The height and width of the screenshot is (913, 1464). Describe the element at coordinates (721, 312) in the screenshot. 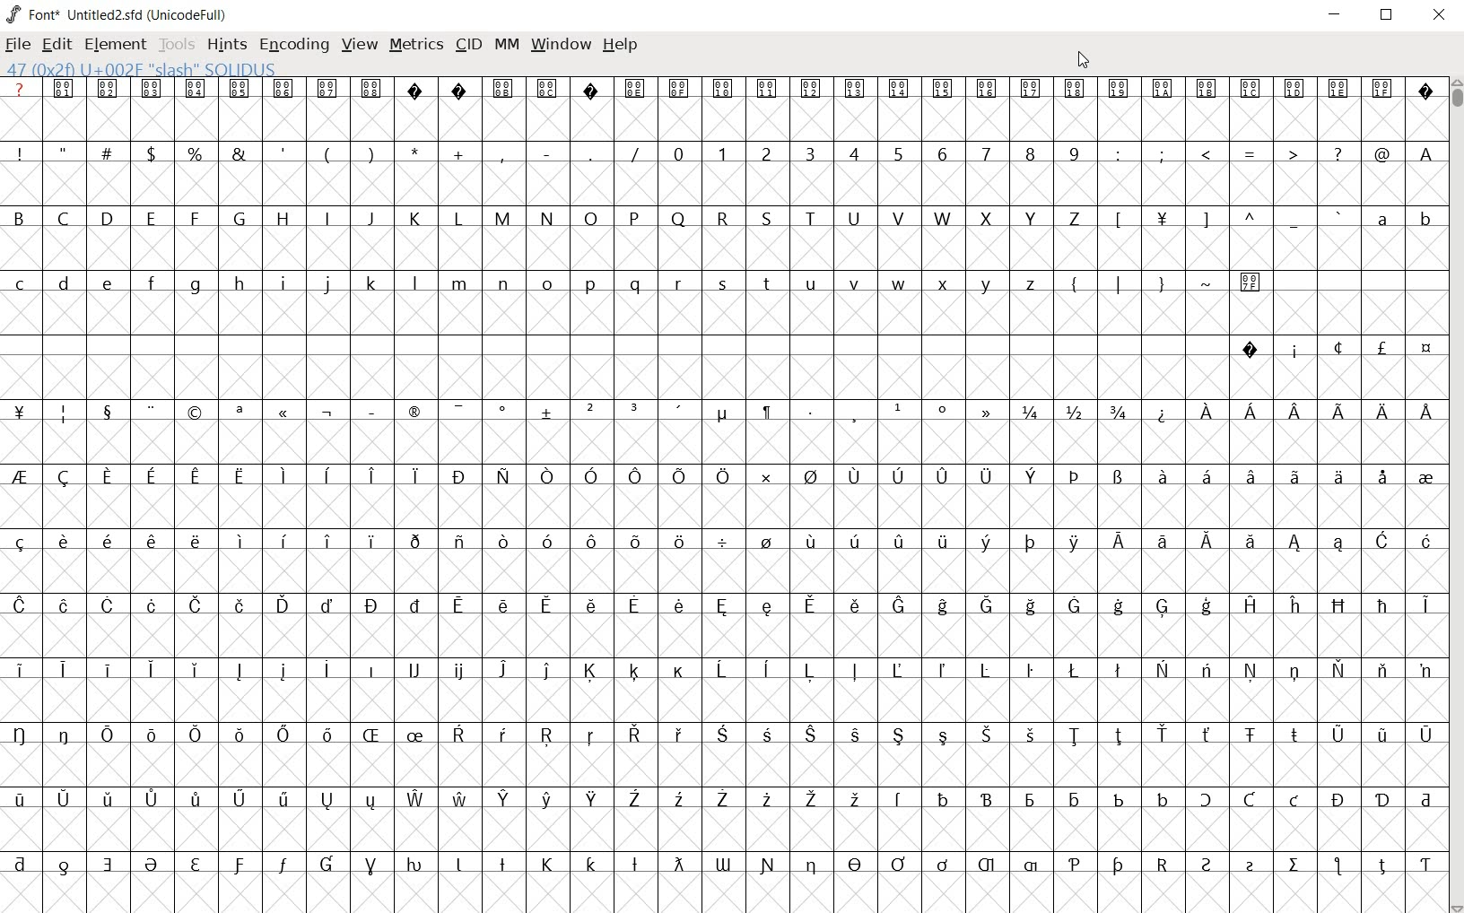

I see `empty cells` at that location.